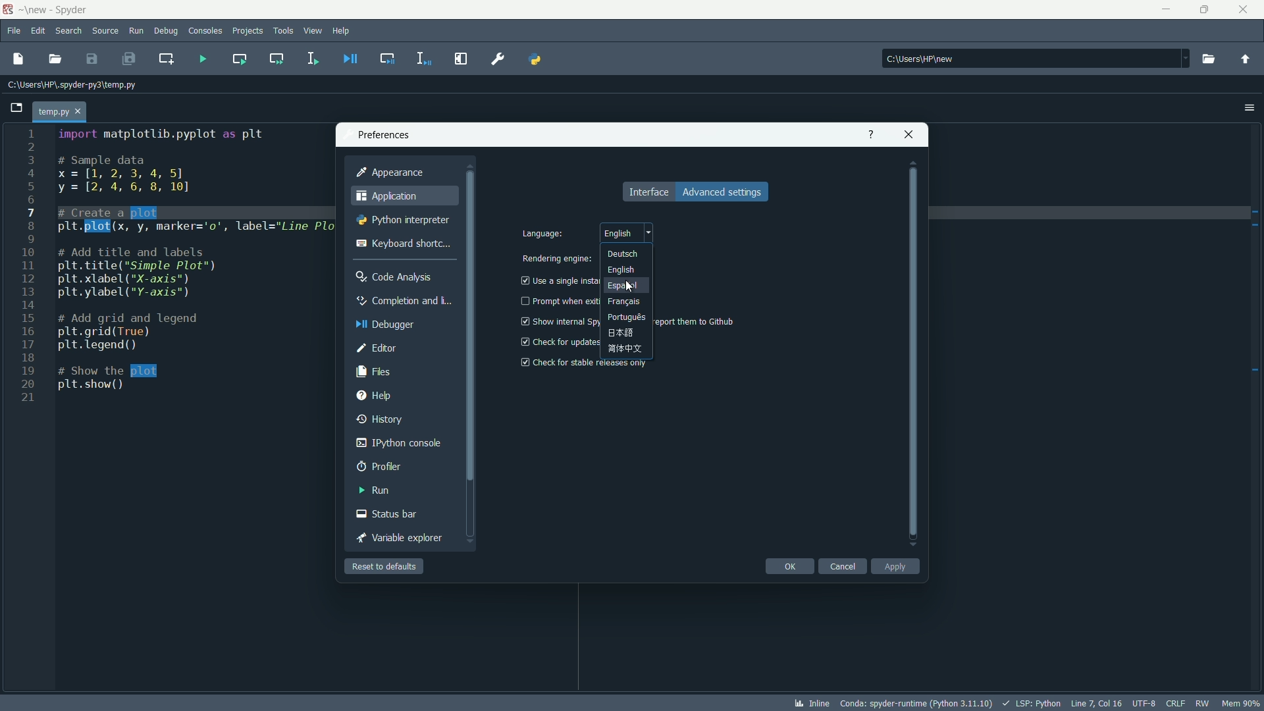 Image resolution: width=1264 pixels, height=711 pixels. Describe the element at coordinates (130, 59) in the screenshot. I see `save all files` at that location.